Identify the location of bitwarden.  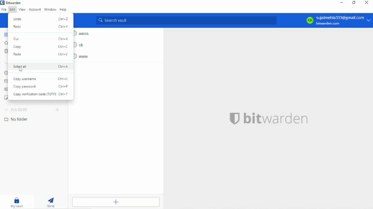
(268, 118).